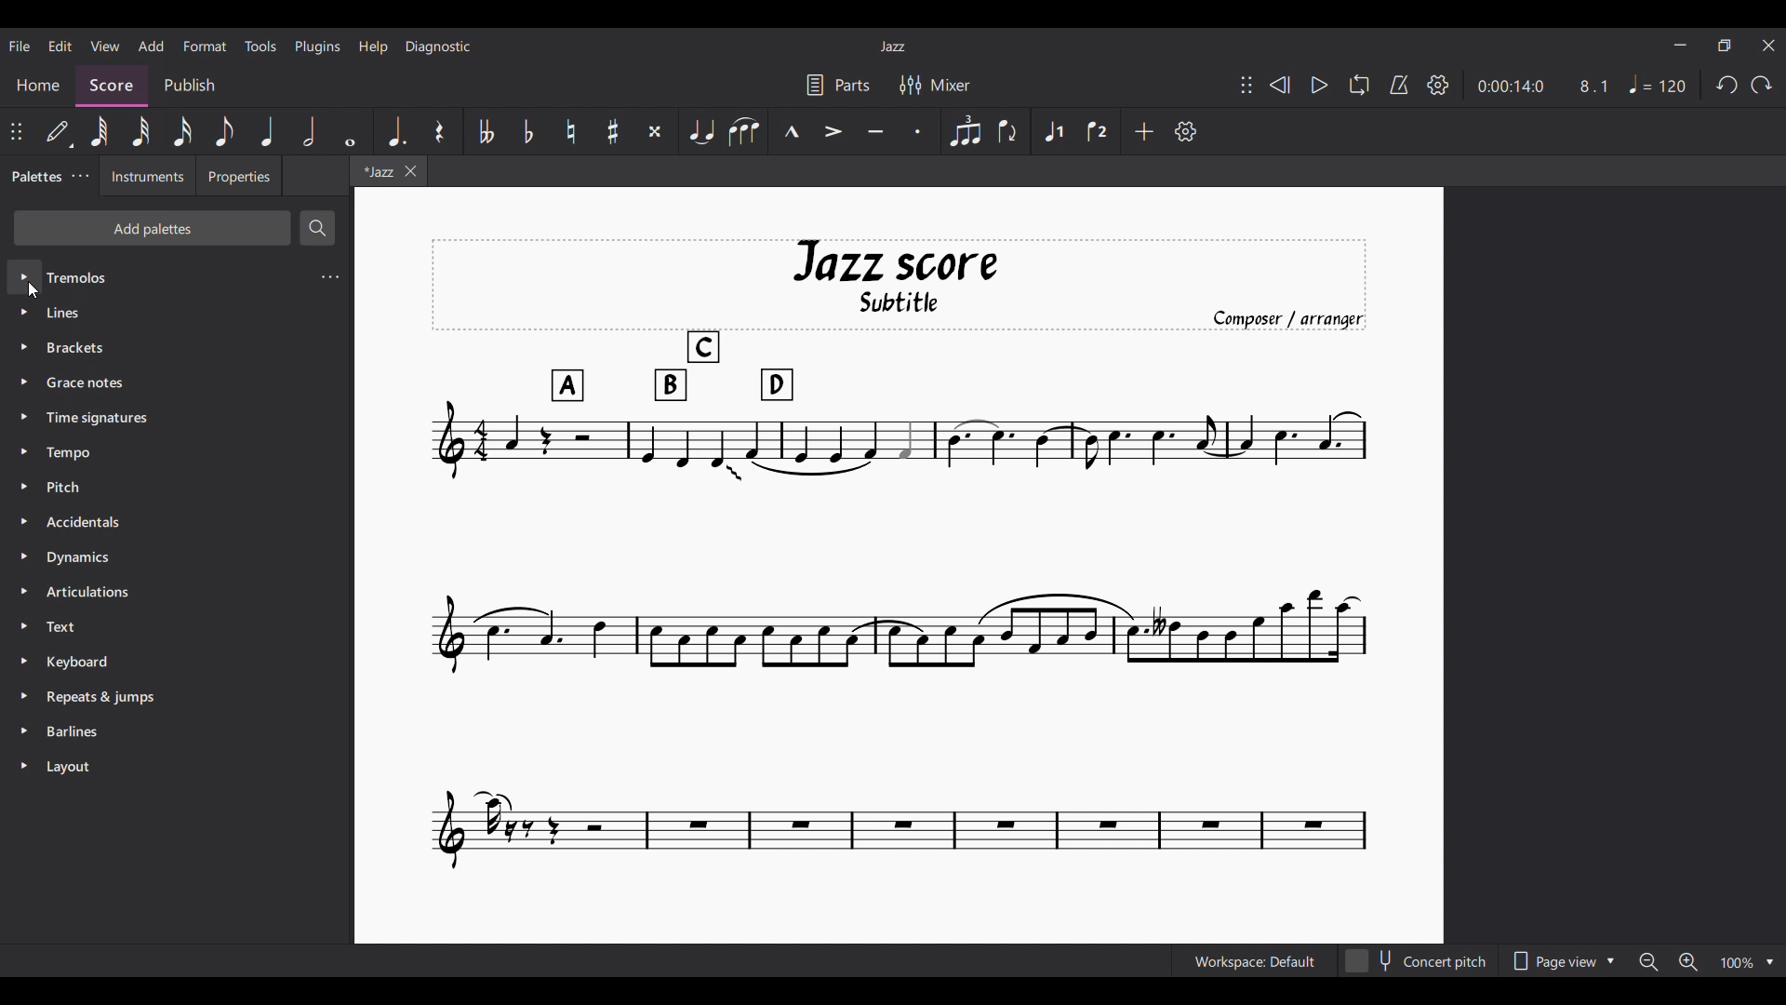 The height and width of the screenshot is (1005, 1786). Describe the element at coordinates (205, 46) in the screenshot. I see `Format` at that location.